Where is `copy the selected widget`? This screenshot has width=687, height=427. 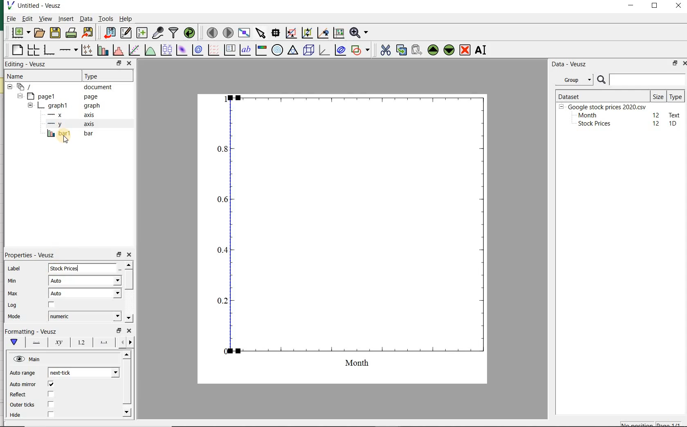 copy the selected widget is located at coordinates (401, 50).